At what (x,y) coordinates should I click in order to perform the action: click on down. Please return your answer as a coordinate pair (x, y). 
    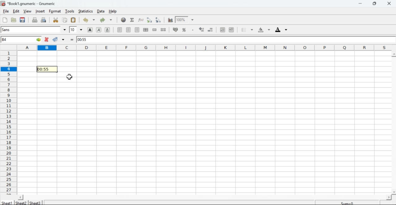
    Looking at the image, I should click on (111, 20).